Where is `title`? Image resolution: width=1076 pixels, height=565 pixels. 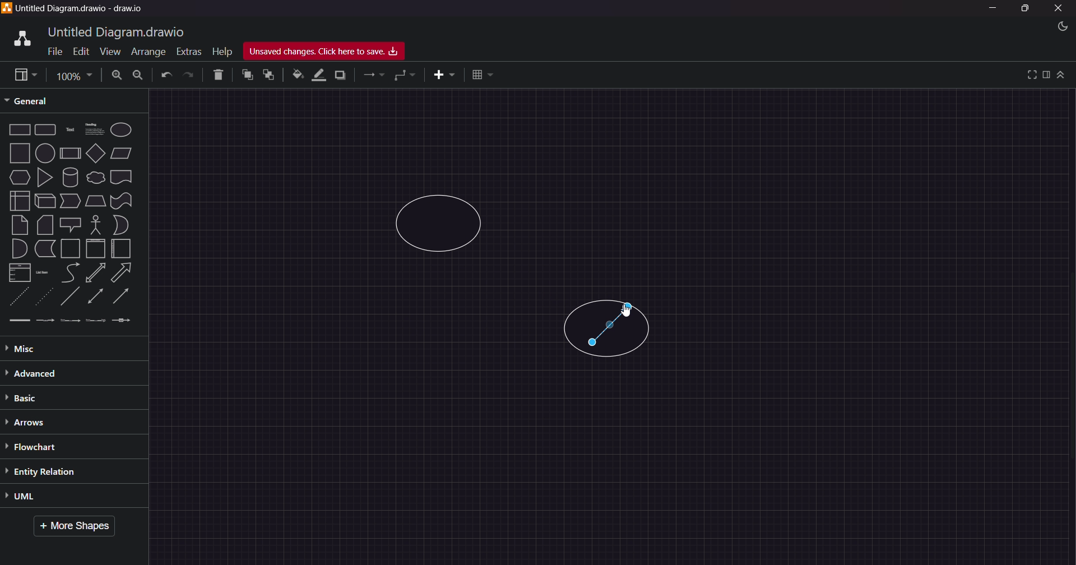
title is located at coordinates (118, 31).